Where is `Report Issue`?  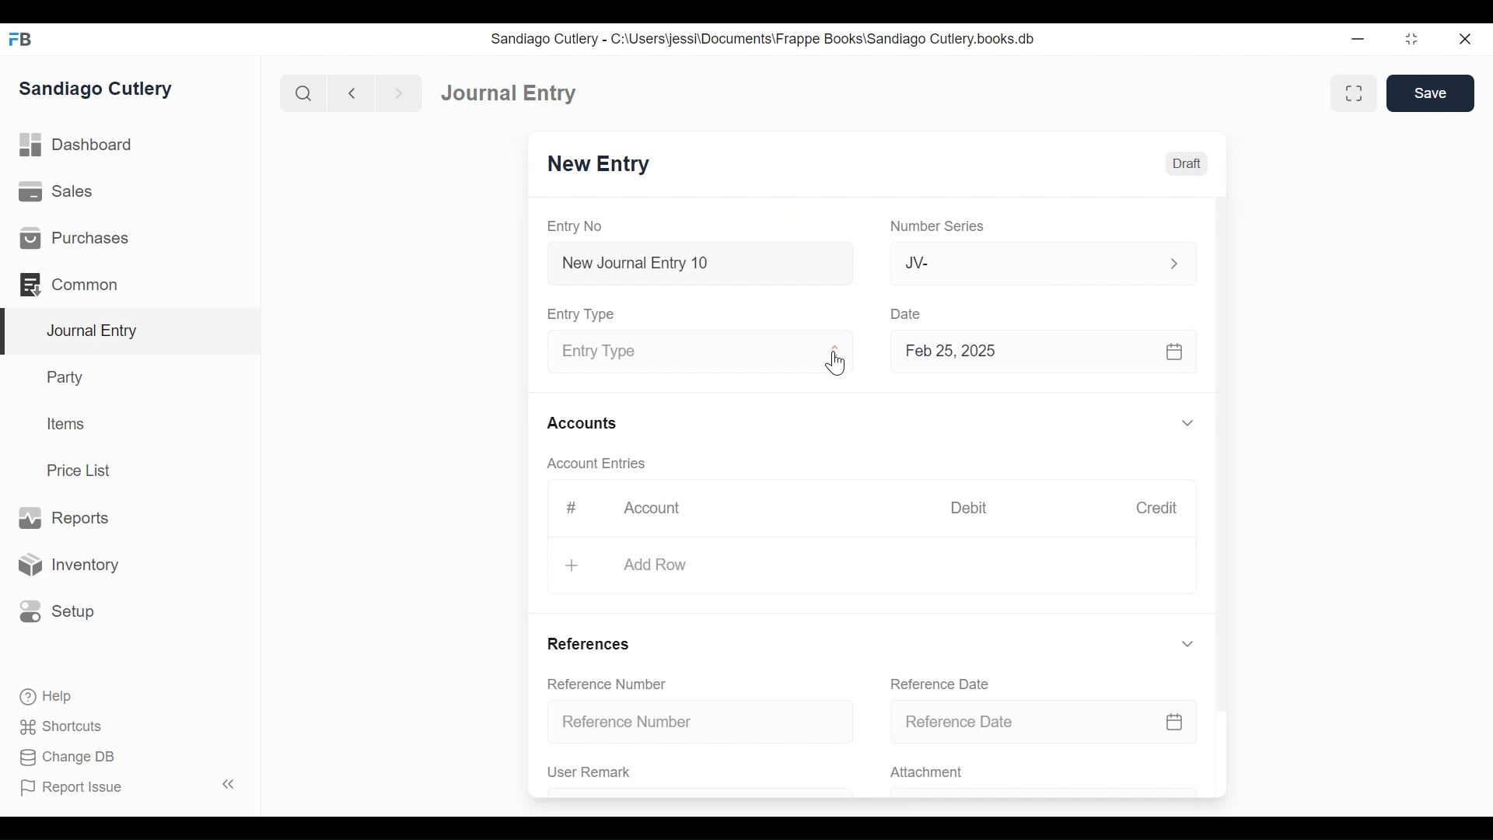
Report Issue is located at coordinates (128, 787).